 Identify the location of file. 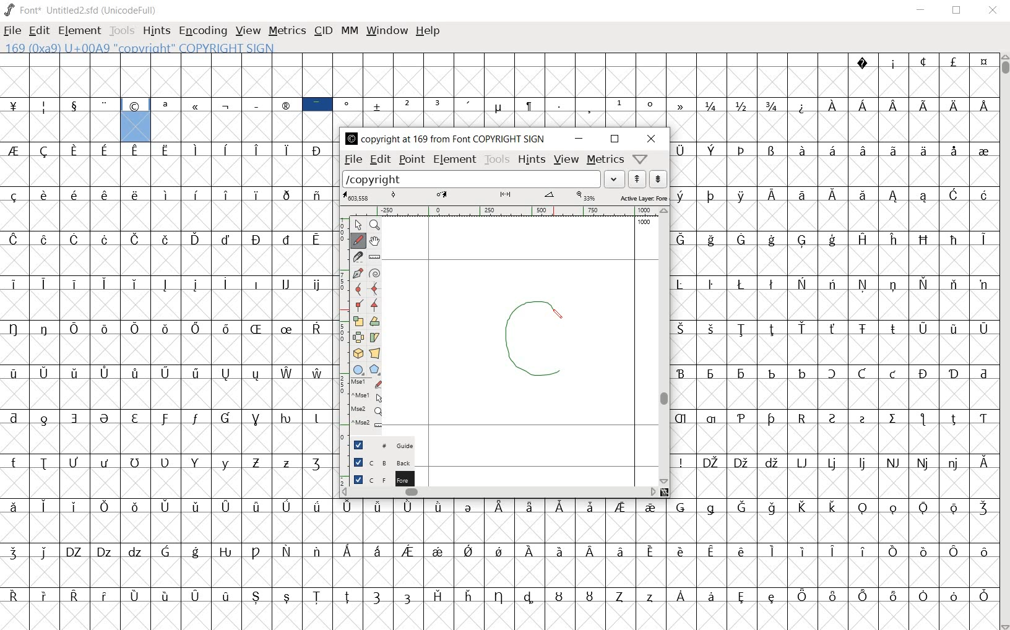
(12, 32).